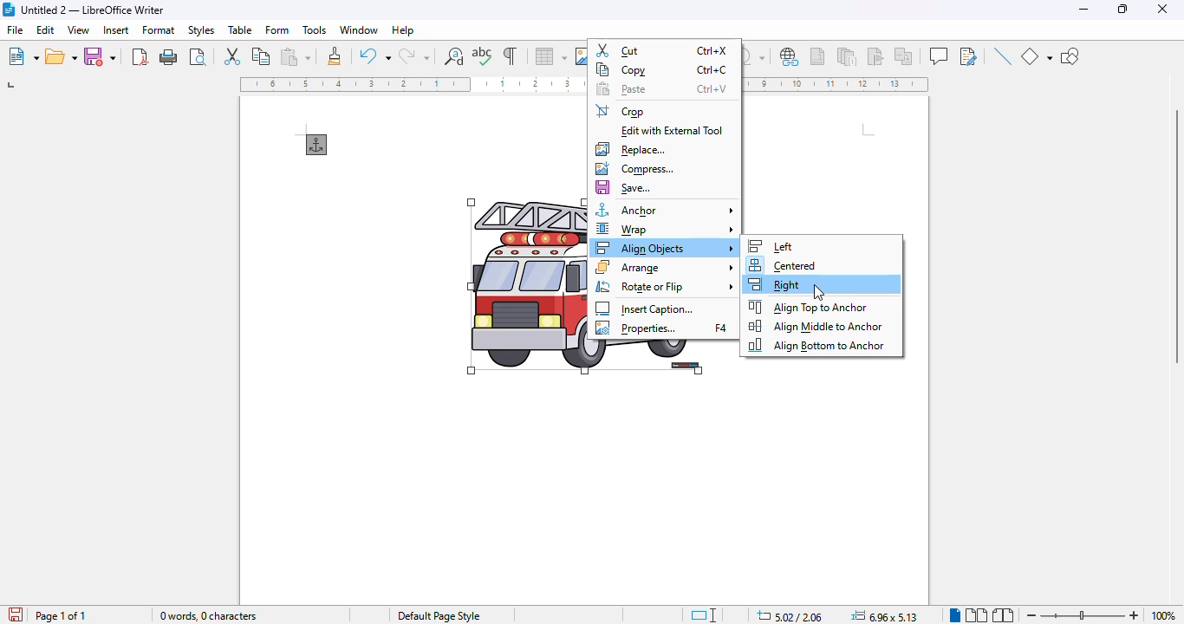 The image size is (1184, 624). What do you see at coordinates (335, 55) in the screenshot?
I see `clone formatting` at bounding box center [335, 55].